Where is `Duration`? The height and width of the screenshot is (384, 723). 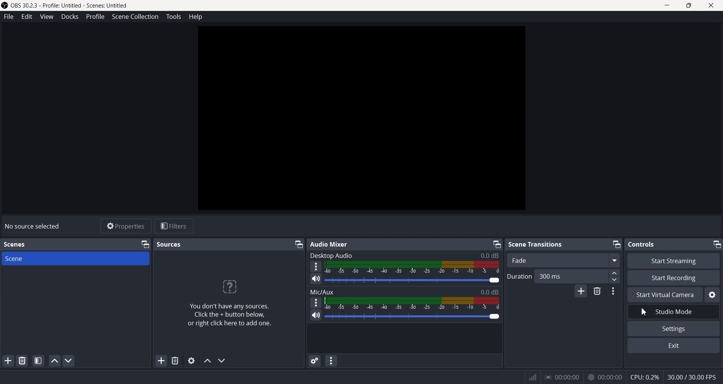
Duration is located at coordinates (557, 276).